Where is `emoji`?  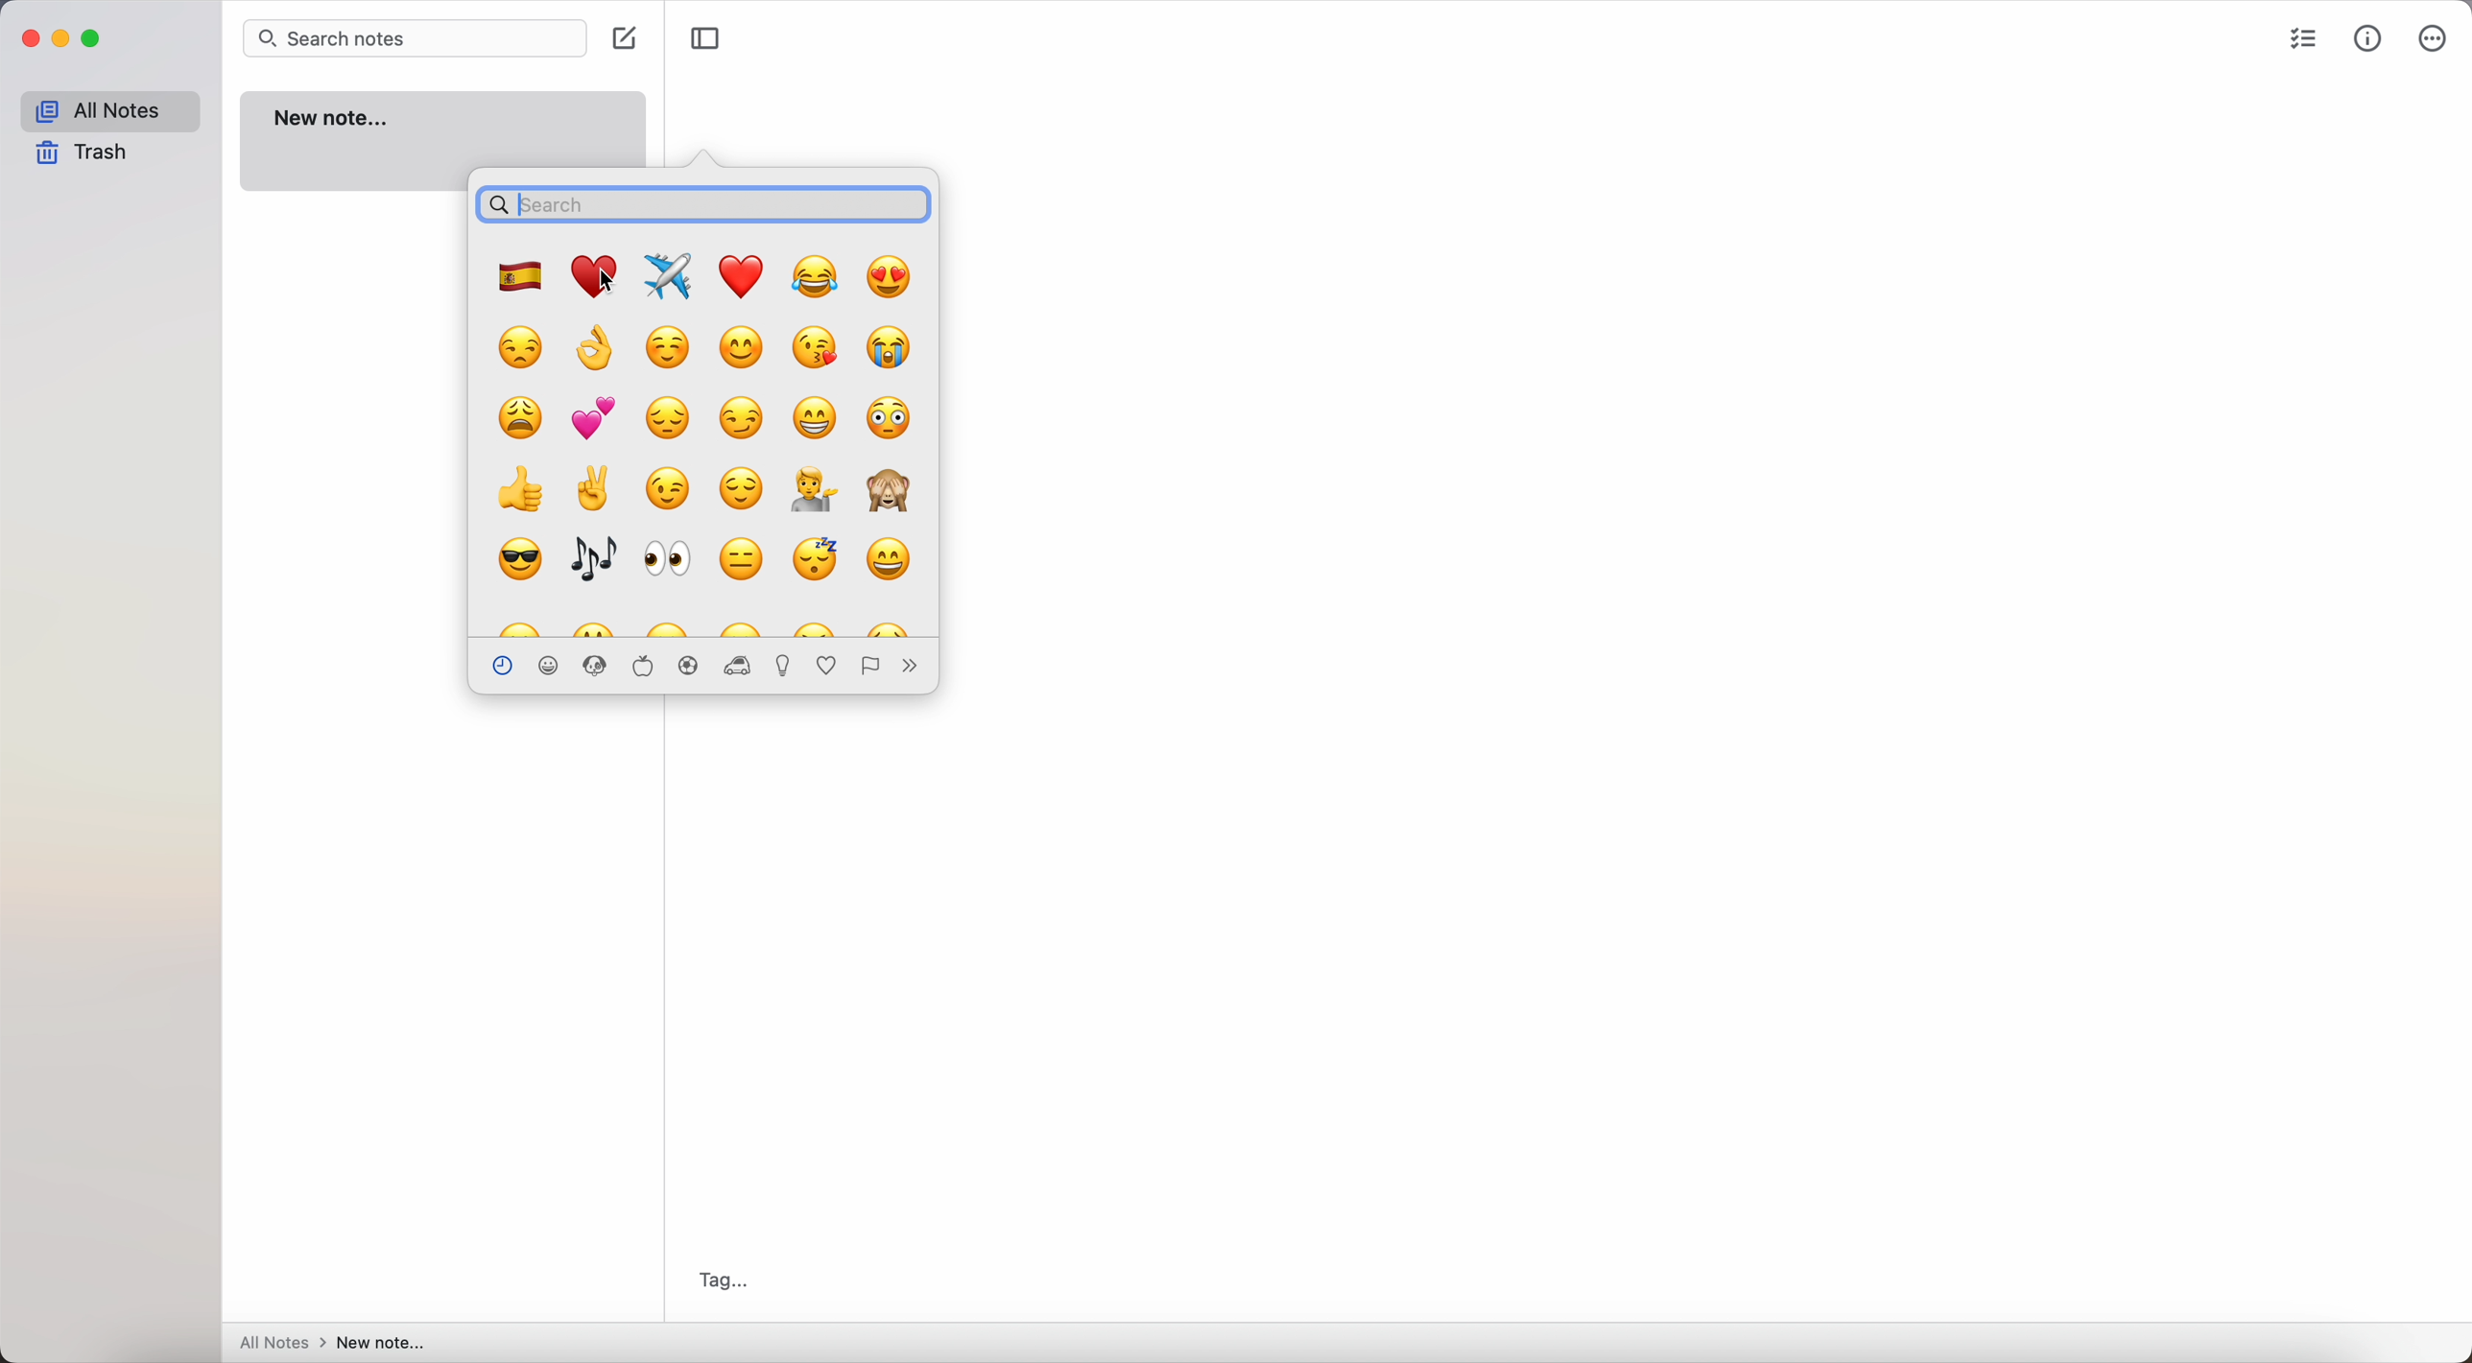
emoji is located at coordinates (598, 352).